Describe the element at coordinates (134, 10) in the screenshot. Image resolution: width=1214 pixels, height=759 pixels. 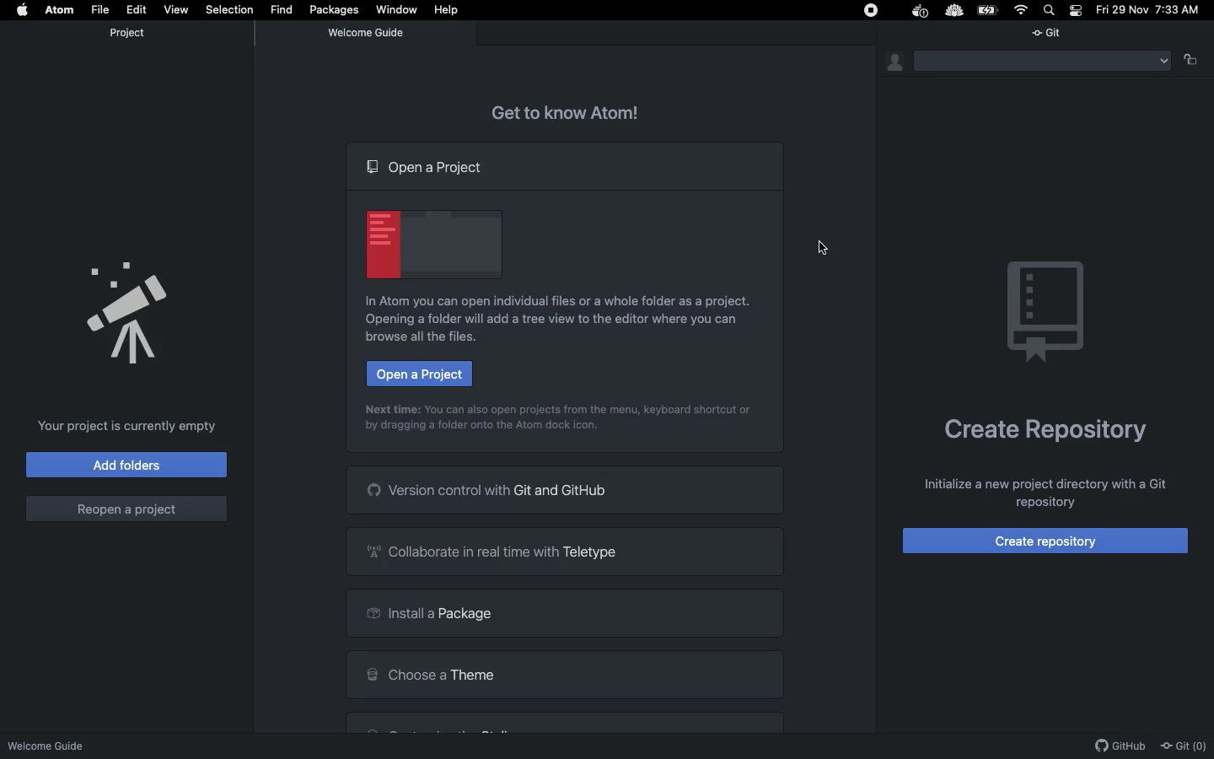
I see `Edit` at that location.